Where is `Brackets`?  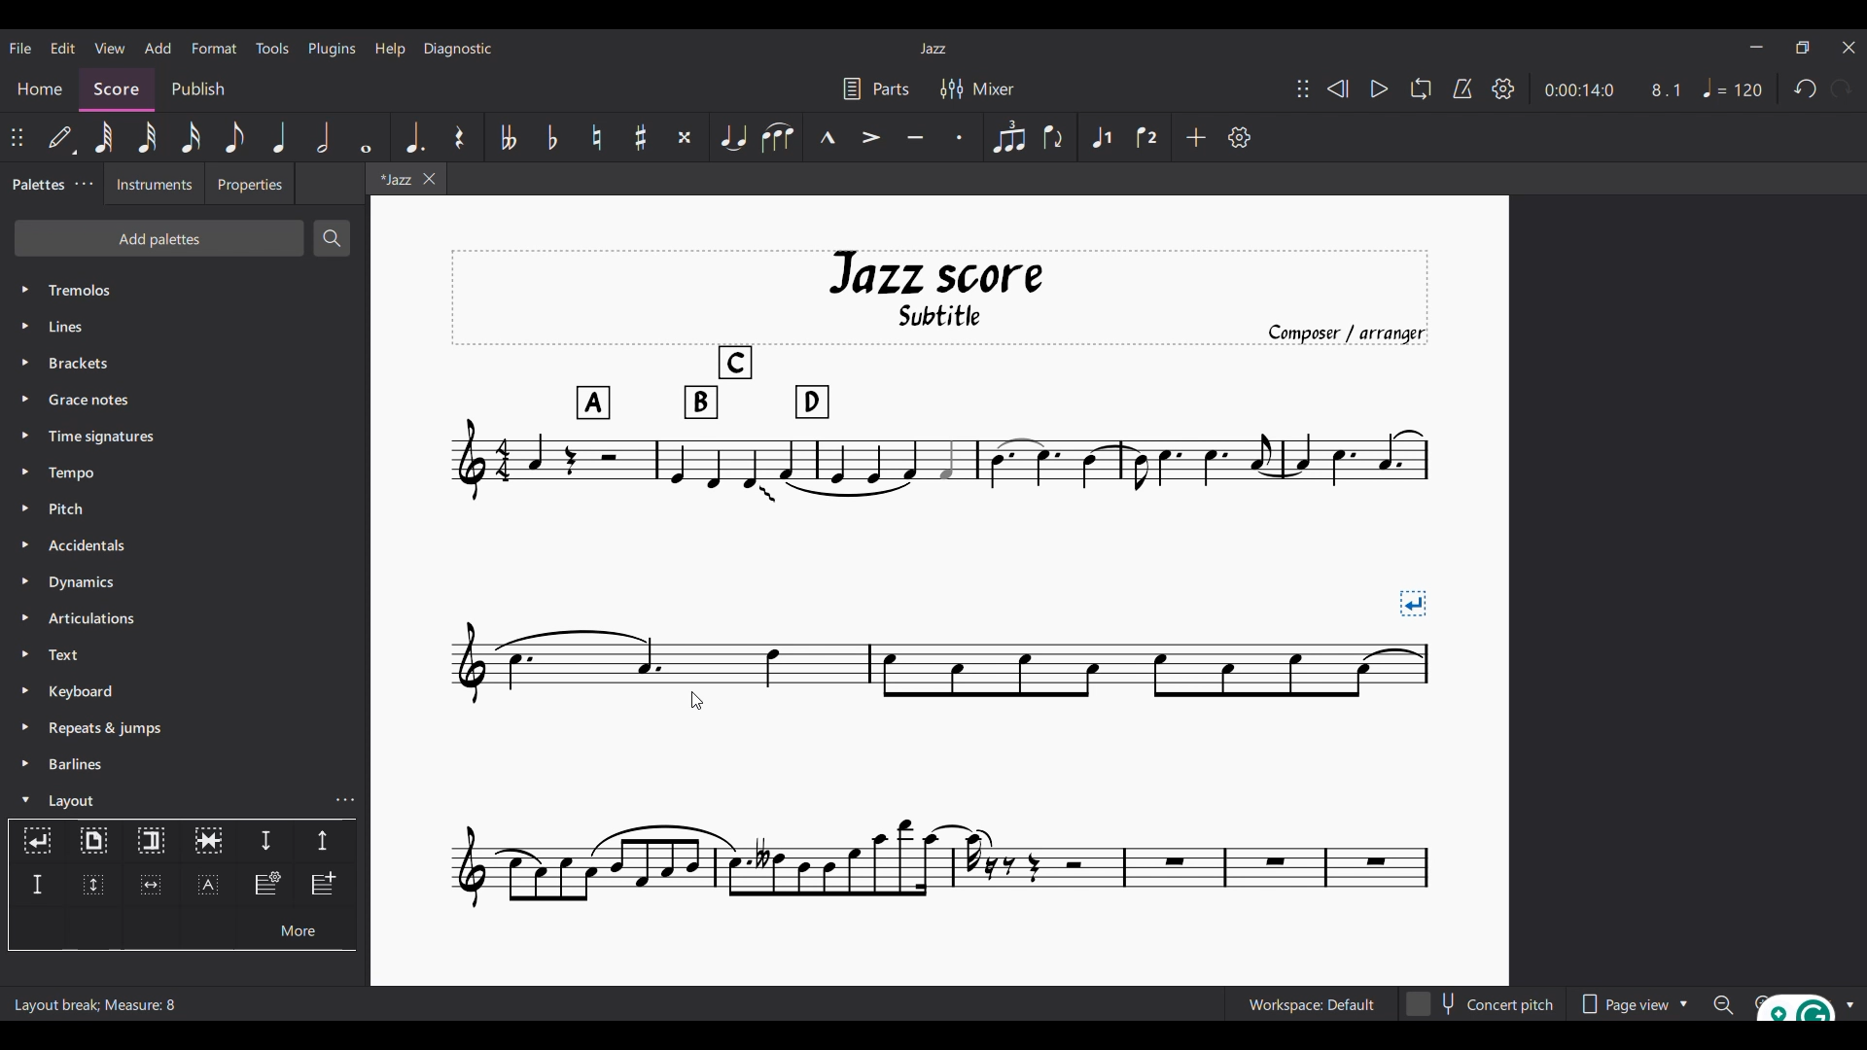
Brackets is located at coordinates (185, 363).